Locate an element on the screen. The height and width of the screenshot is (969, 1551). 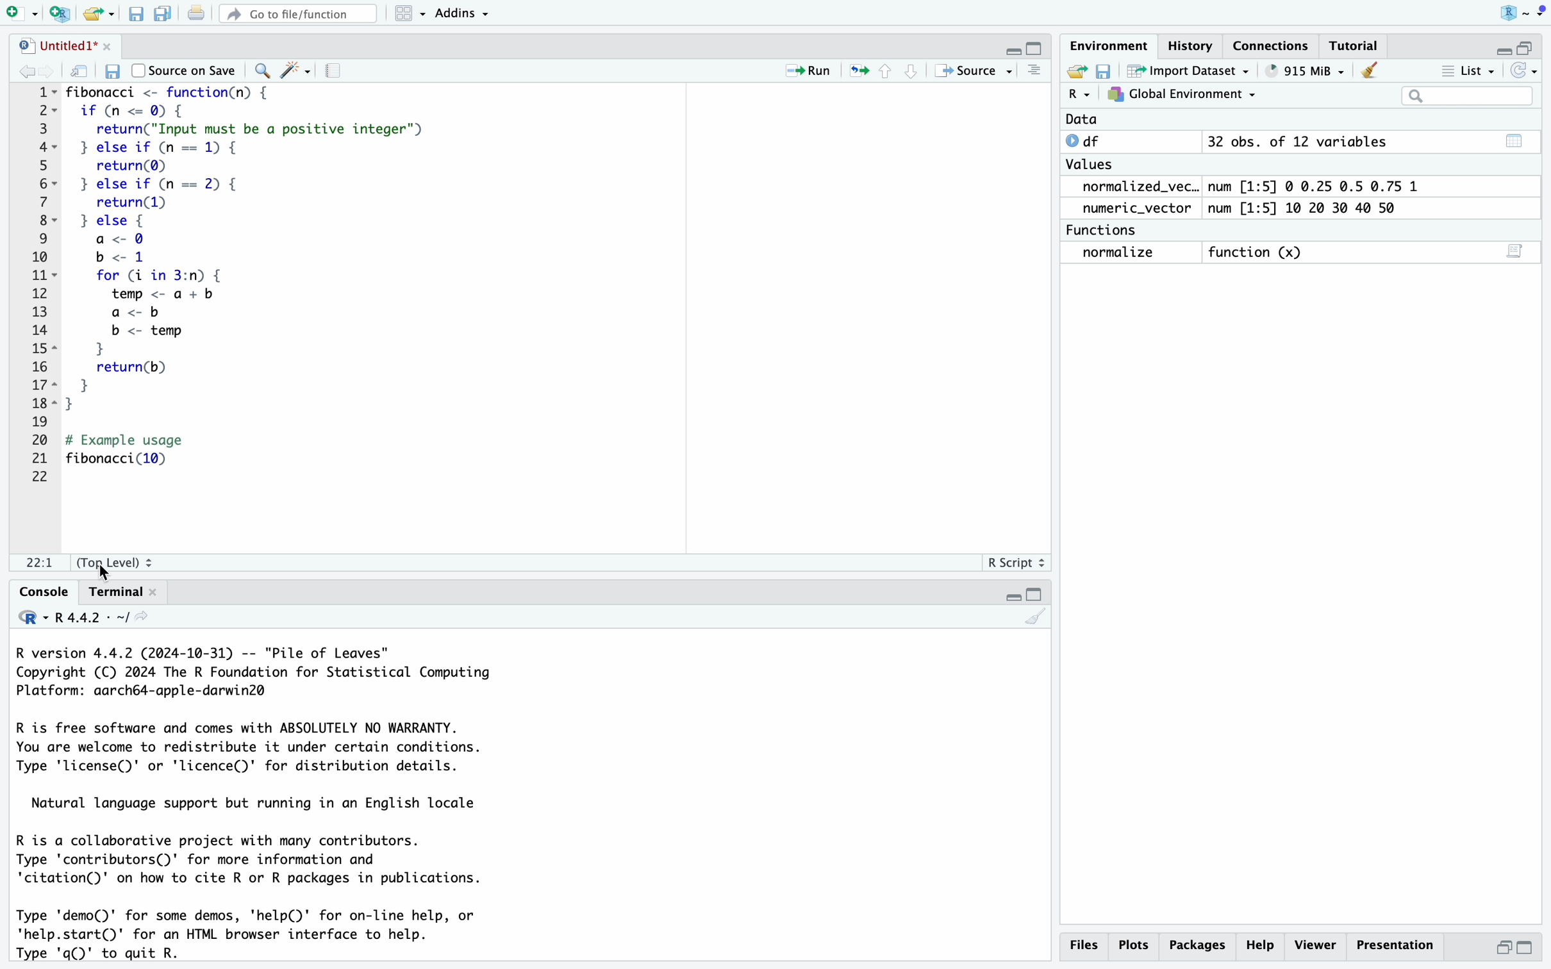
maximize is located at coordinates (1534, 46).